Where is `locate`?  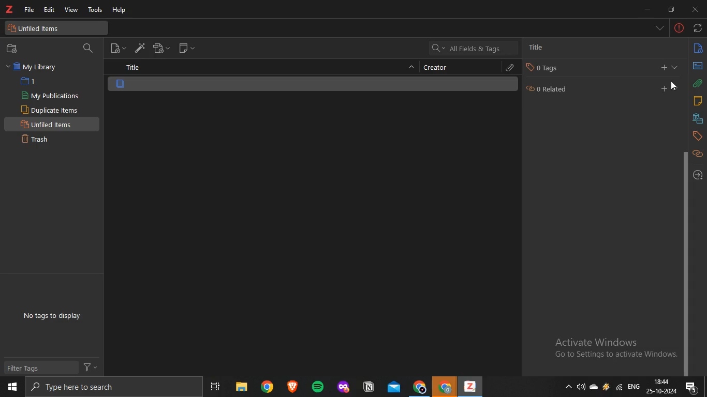
locate is located at coordinates (698, 174).